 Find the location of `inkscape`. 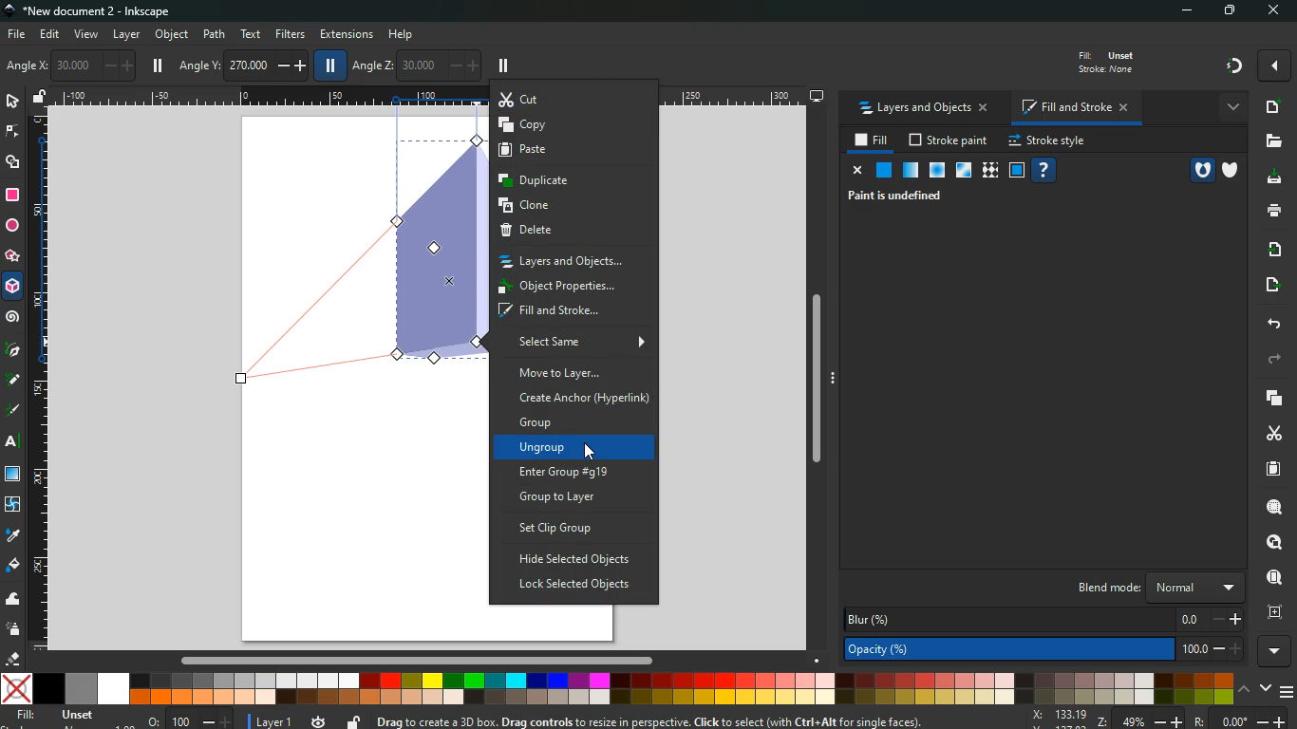

inkscape is located at coordinates (93, 12).